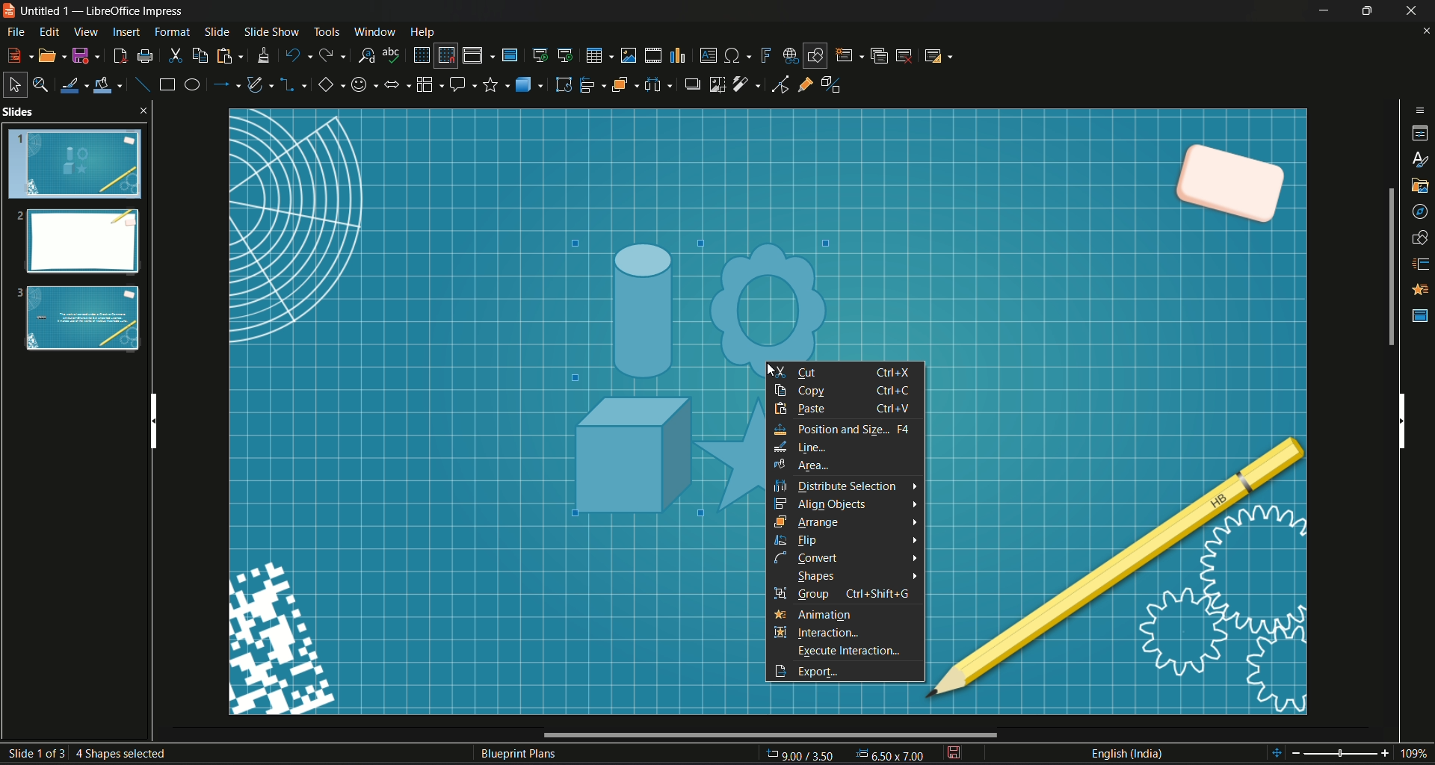  Describe the element at coordinates (1422, 265) in the screenshot. I see `slide transition` at that location.